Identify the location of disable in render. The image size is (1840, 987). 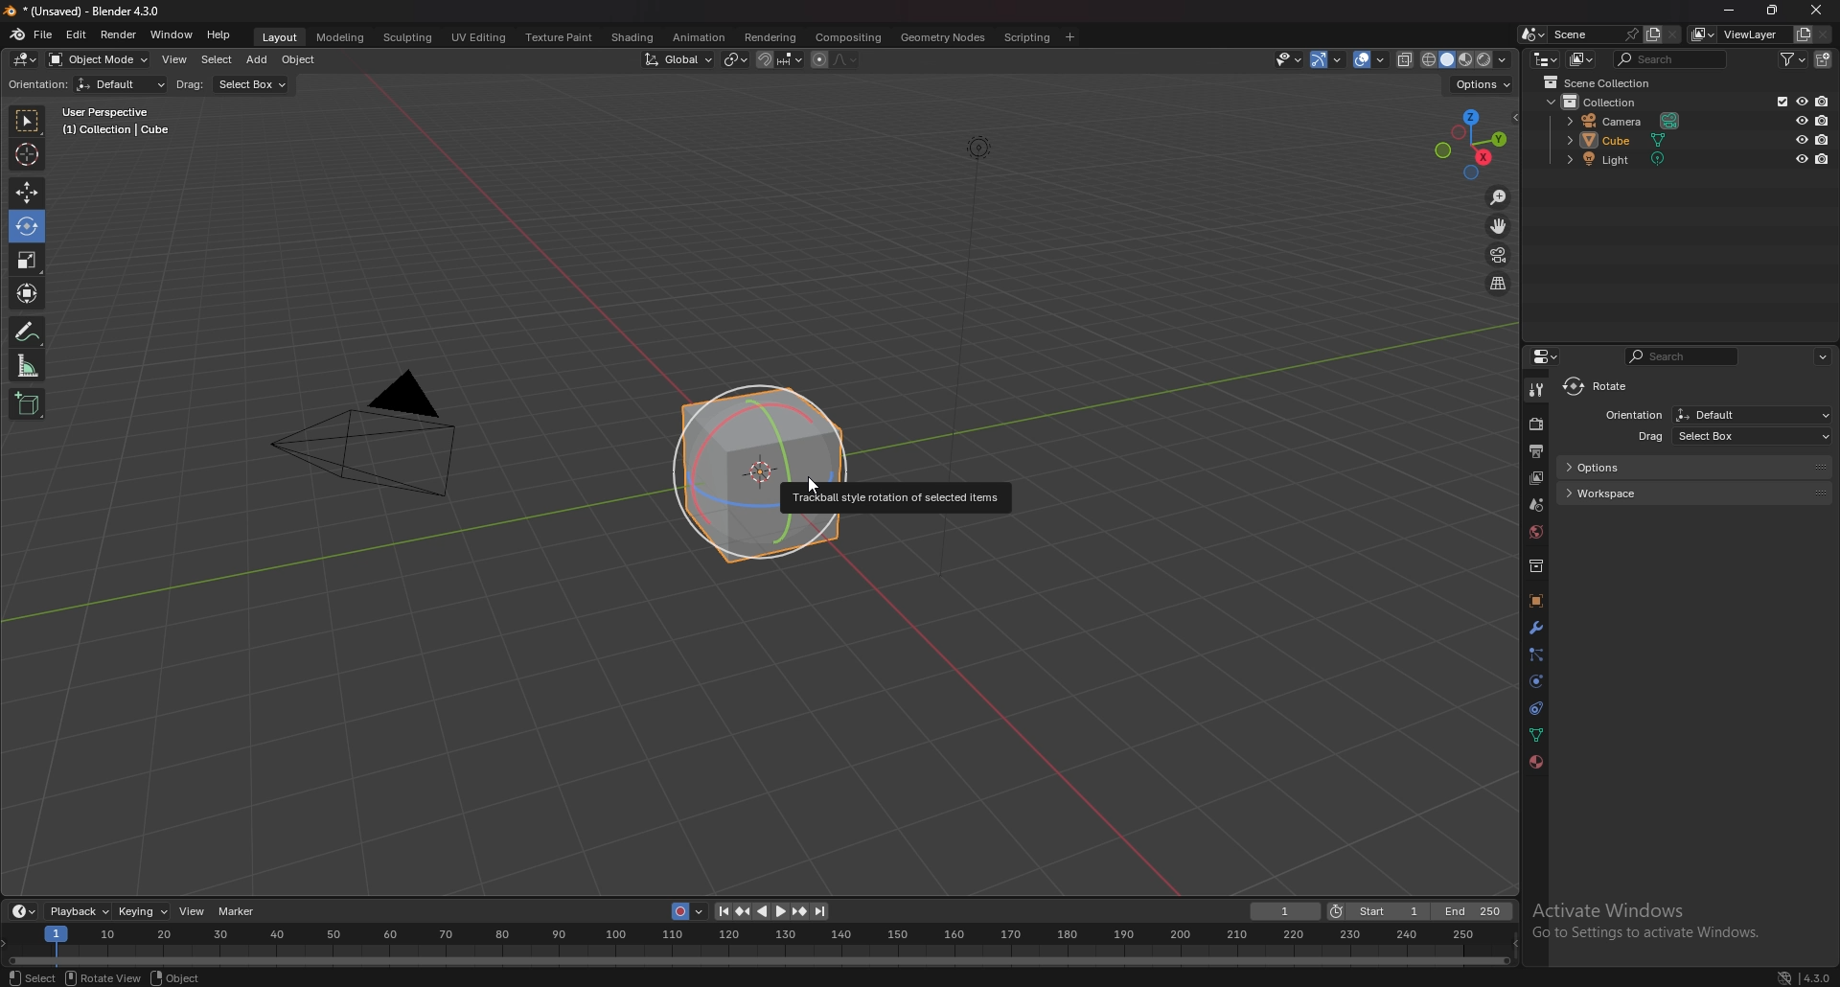
(1824, 158).